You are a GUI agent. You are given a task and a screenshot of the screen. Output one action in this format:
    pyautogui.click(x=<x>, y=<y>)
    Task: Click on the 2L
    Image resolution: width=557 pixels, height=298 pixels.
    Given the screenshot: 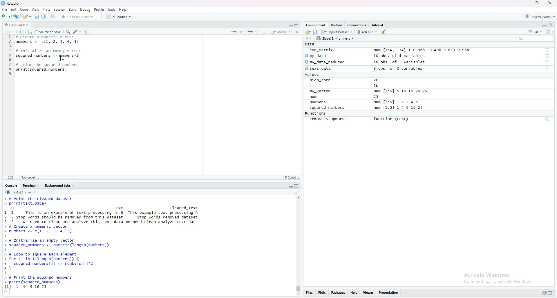 What is the action you would take?
    pyautogui.click(x=379, y=80)
    